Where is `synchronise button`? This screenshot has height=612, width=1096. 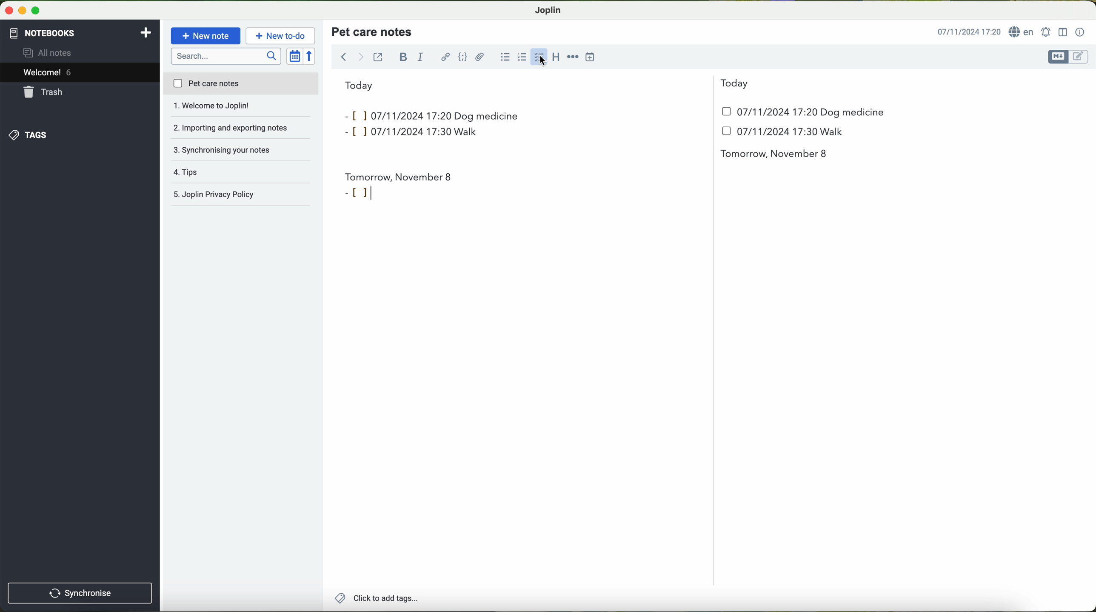 synchronise button is located at coordinates (80, 593).